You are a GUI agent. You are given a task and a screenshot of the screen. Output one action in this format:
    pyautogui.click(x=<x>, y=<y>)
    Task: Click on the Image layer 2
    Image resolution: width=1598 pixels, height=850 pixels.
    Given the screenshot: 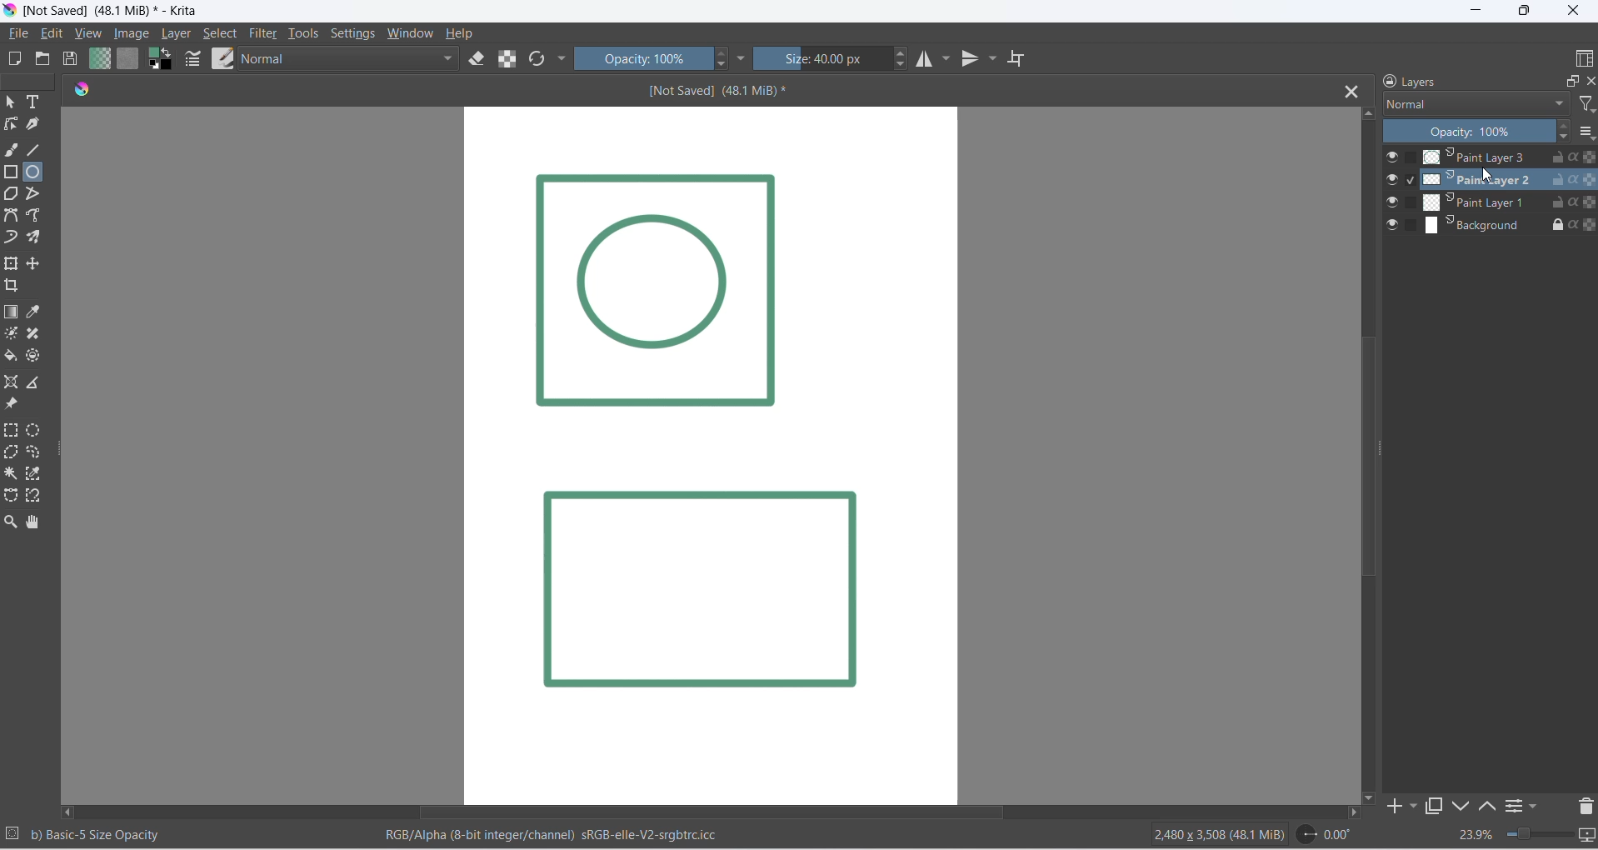 What is the action you would take?
    pyautogui.click(x=705, y=589)
    